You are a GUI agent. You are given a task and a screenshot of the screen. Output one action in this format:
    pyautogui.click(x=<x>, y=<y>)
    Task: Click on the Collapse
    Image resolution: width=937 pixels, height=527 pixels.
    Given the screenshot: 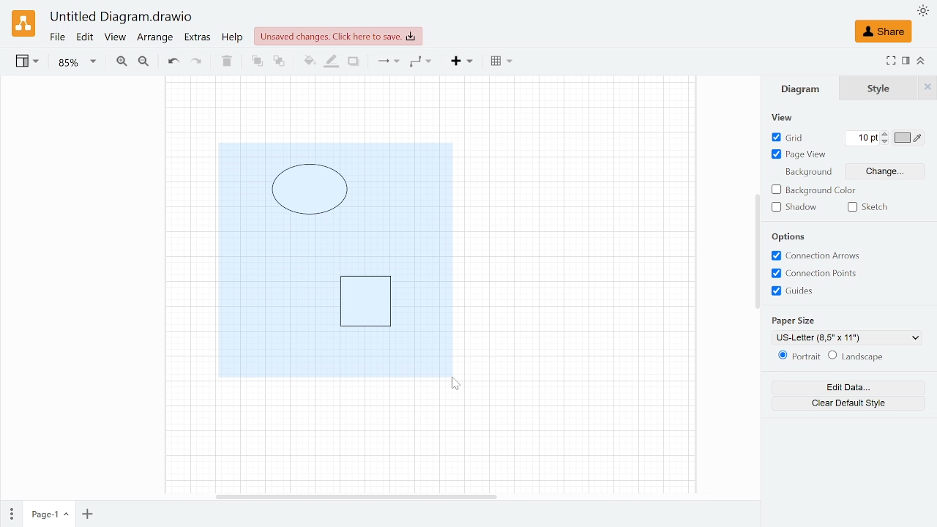 What is the action you would take?
    pyautogui.click(x=922, y=60)
    